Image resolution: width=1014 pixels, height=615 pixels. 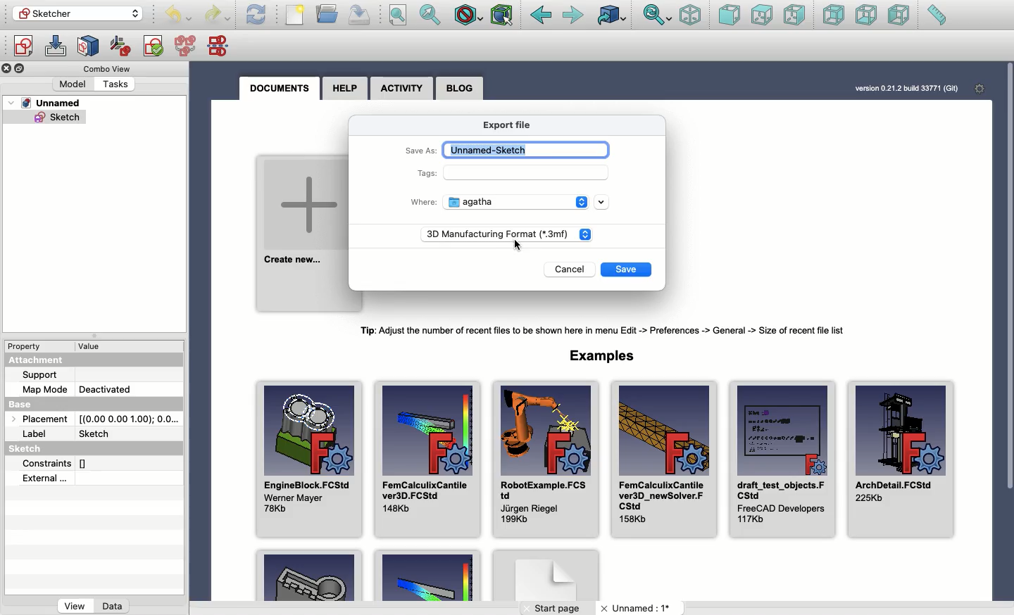 What do you see at coordinates (903, 459) in the screenshot?
I see `ArchDetail.FCStd 225Kb` at bounding box center [903, 459].